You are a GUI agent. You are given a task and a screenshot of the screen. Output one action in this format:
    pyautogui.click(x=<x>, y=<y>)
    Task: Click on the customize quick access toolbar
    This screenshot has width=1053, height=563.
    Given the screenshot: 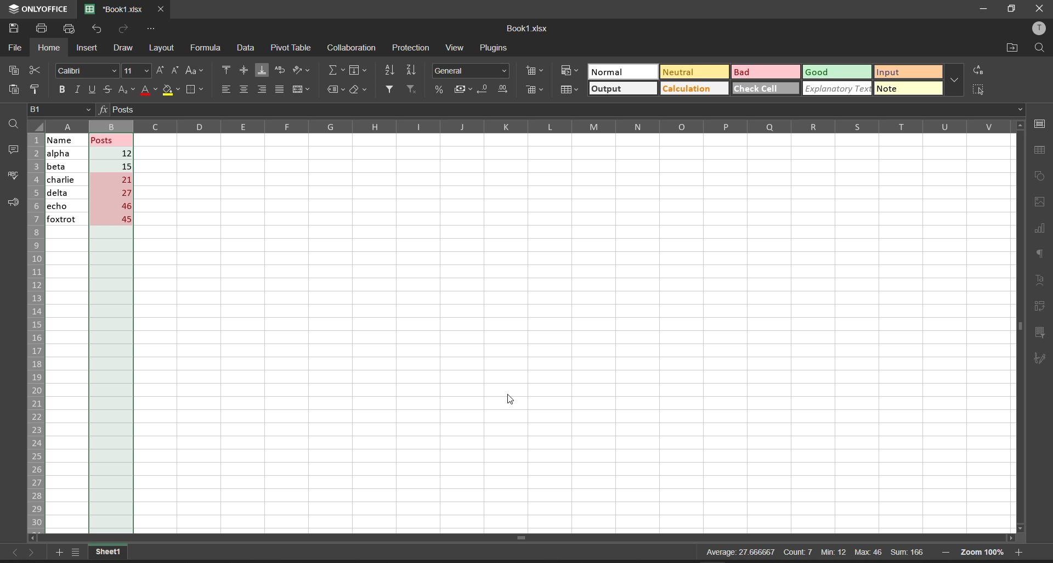 What is the action you would take?
    pyautogui.click(x=152, y=28)
    